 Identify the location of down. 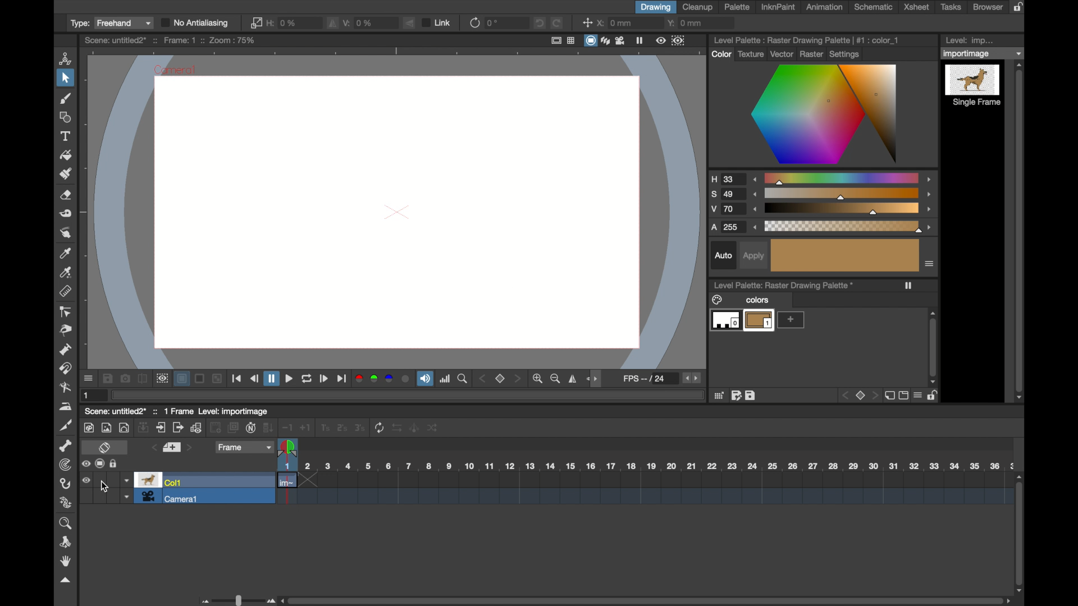
(269, 428).